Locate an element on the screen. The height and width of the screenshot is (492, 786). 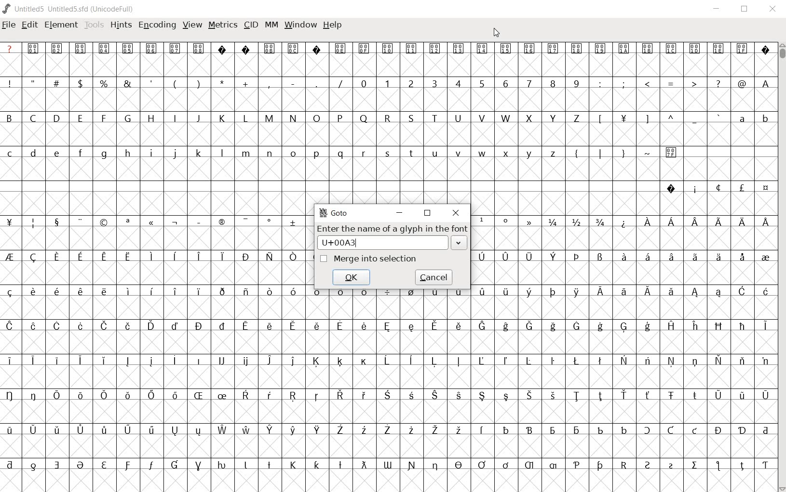
' is located at coordinates (152, 84).